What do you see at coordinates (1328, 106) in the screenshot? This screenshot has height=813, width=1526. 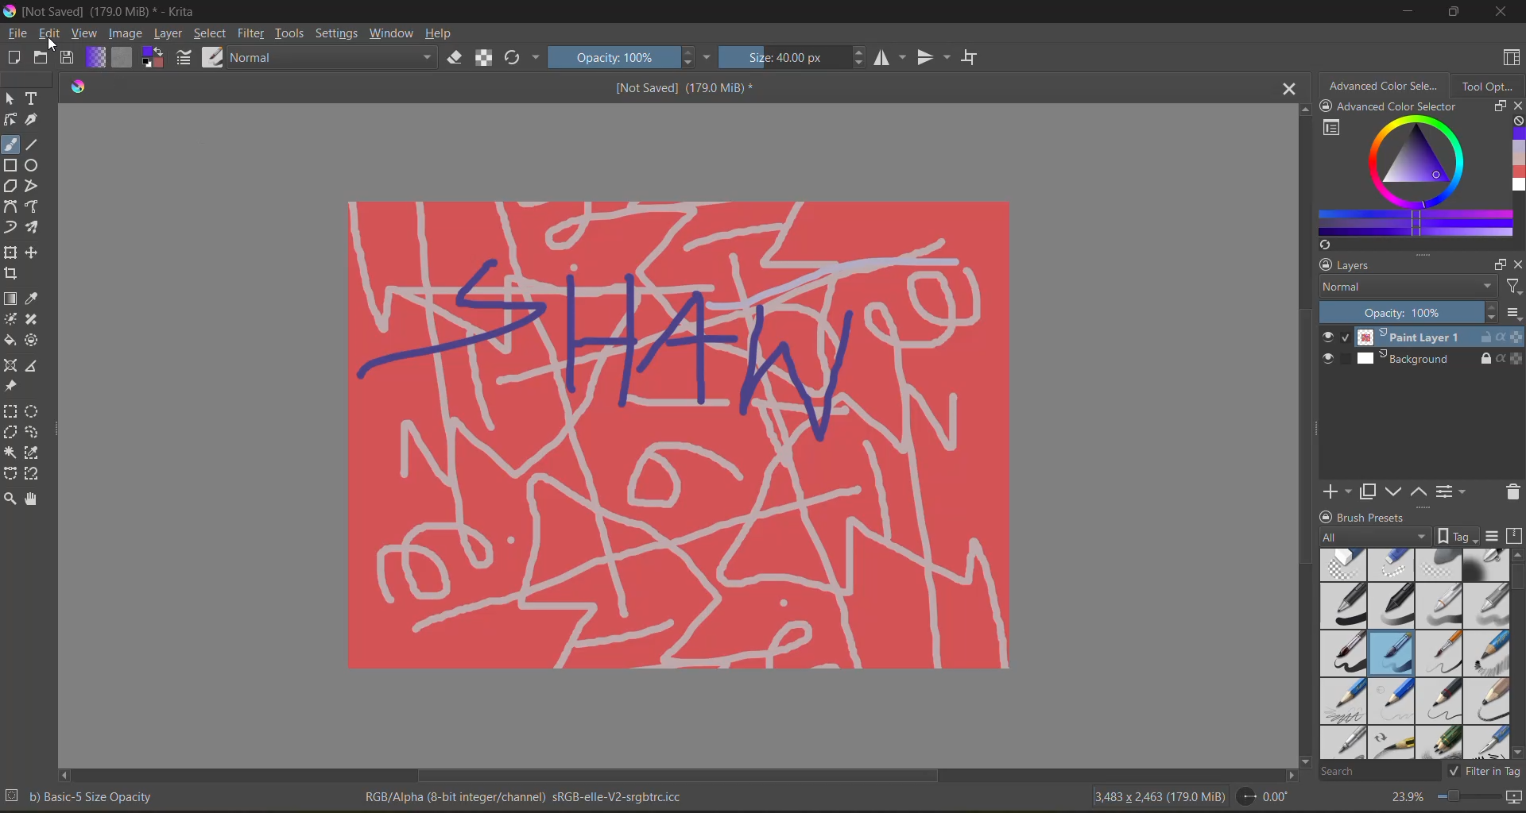 I see `lock docker` at bounding box center [1328, 106].